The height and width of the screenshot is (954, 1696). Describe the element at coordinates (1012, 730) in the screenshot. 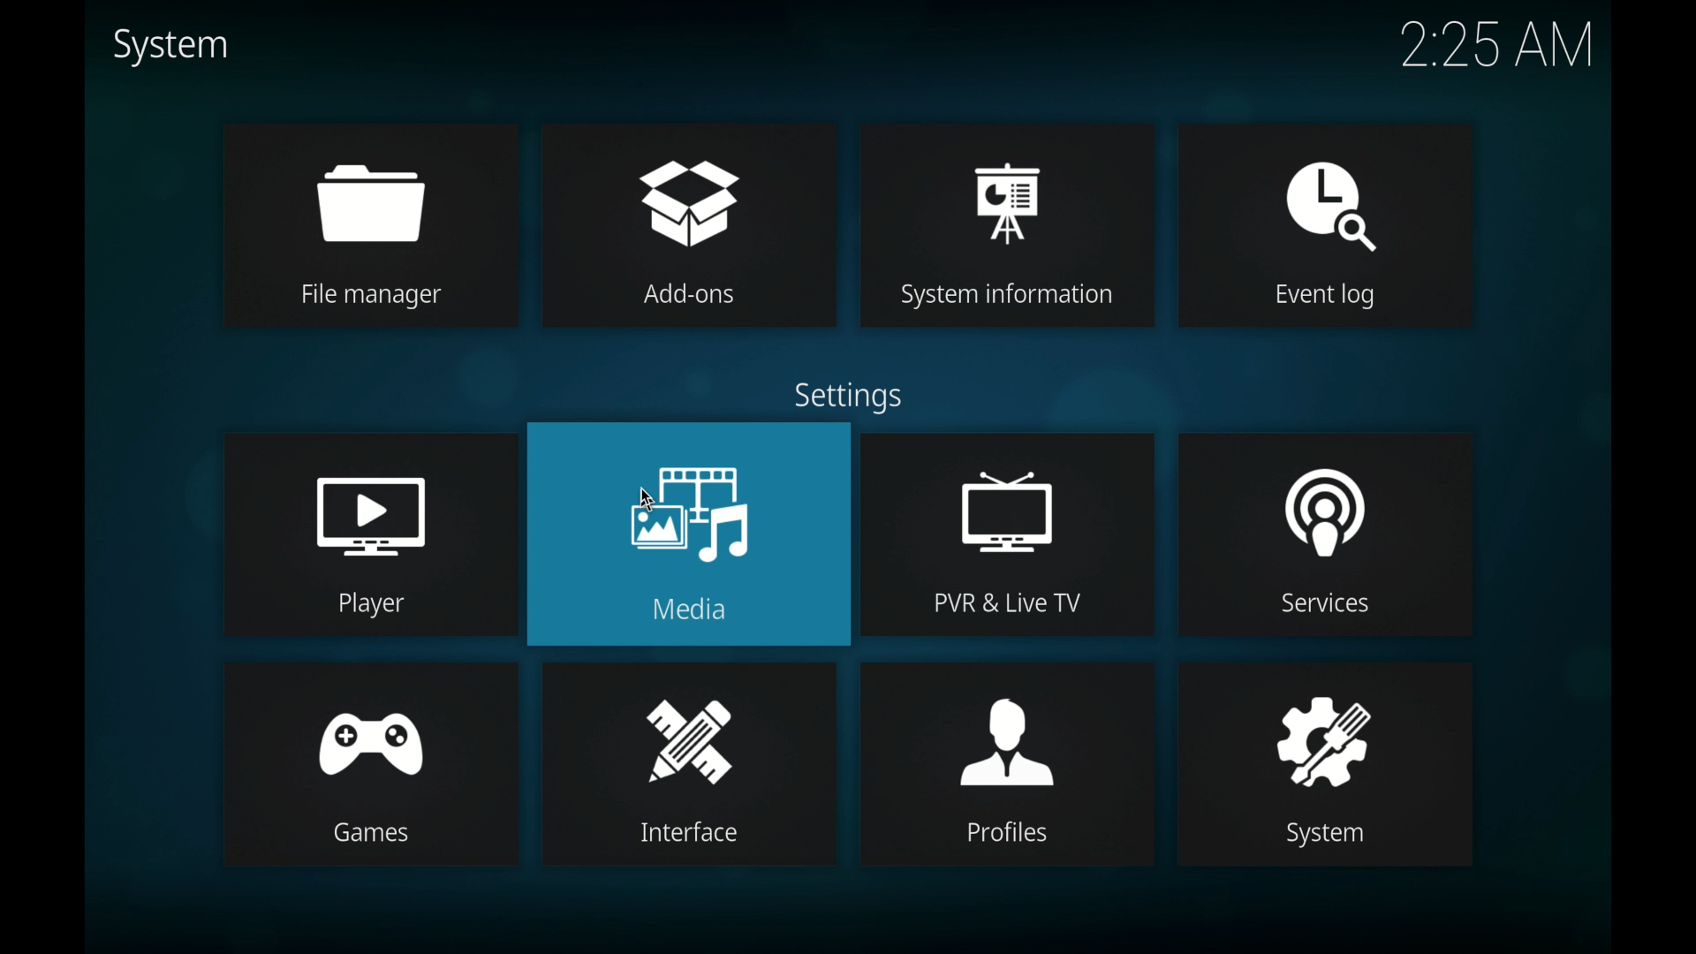

I see `profiles` at that location.